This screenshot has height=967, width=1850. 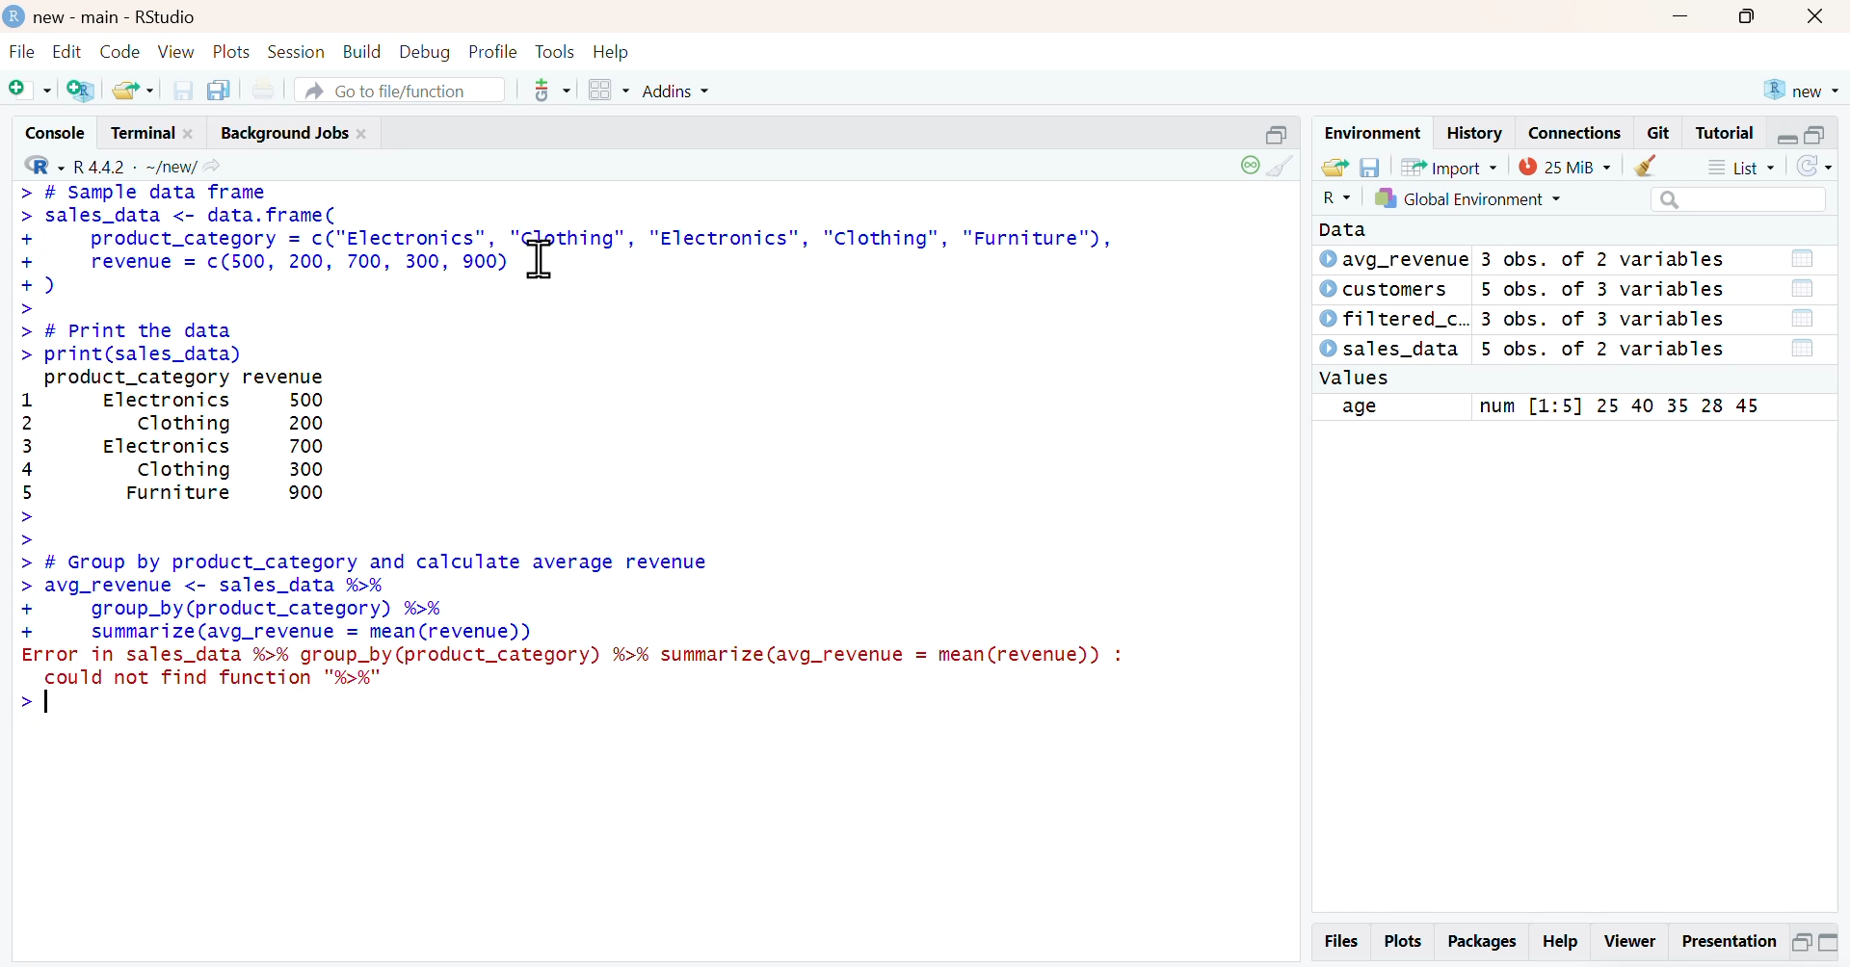 What do you see at coordinates (154, 132) in the screenshot?
I see `Terminal` at bounding box center [154, 132].